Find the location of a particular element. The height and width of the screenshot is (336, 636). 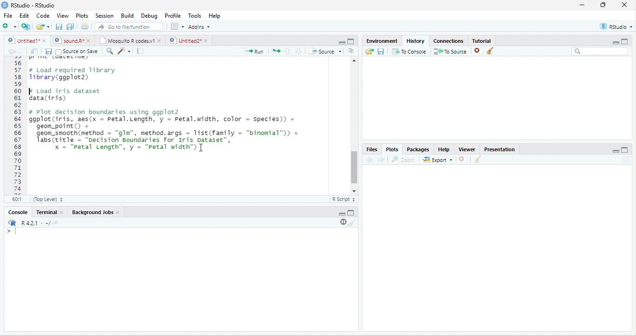

60:1 is located at coordinates (18, 199).